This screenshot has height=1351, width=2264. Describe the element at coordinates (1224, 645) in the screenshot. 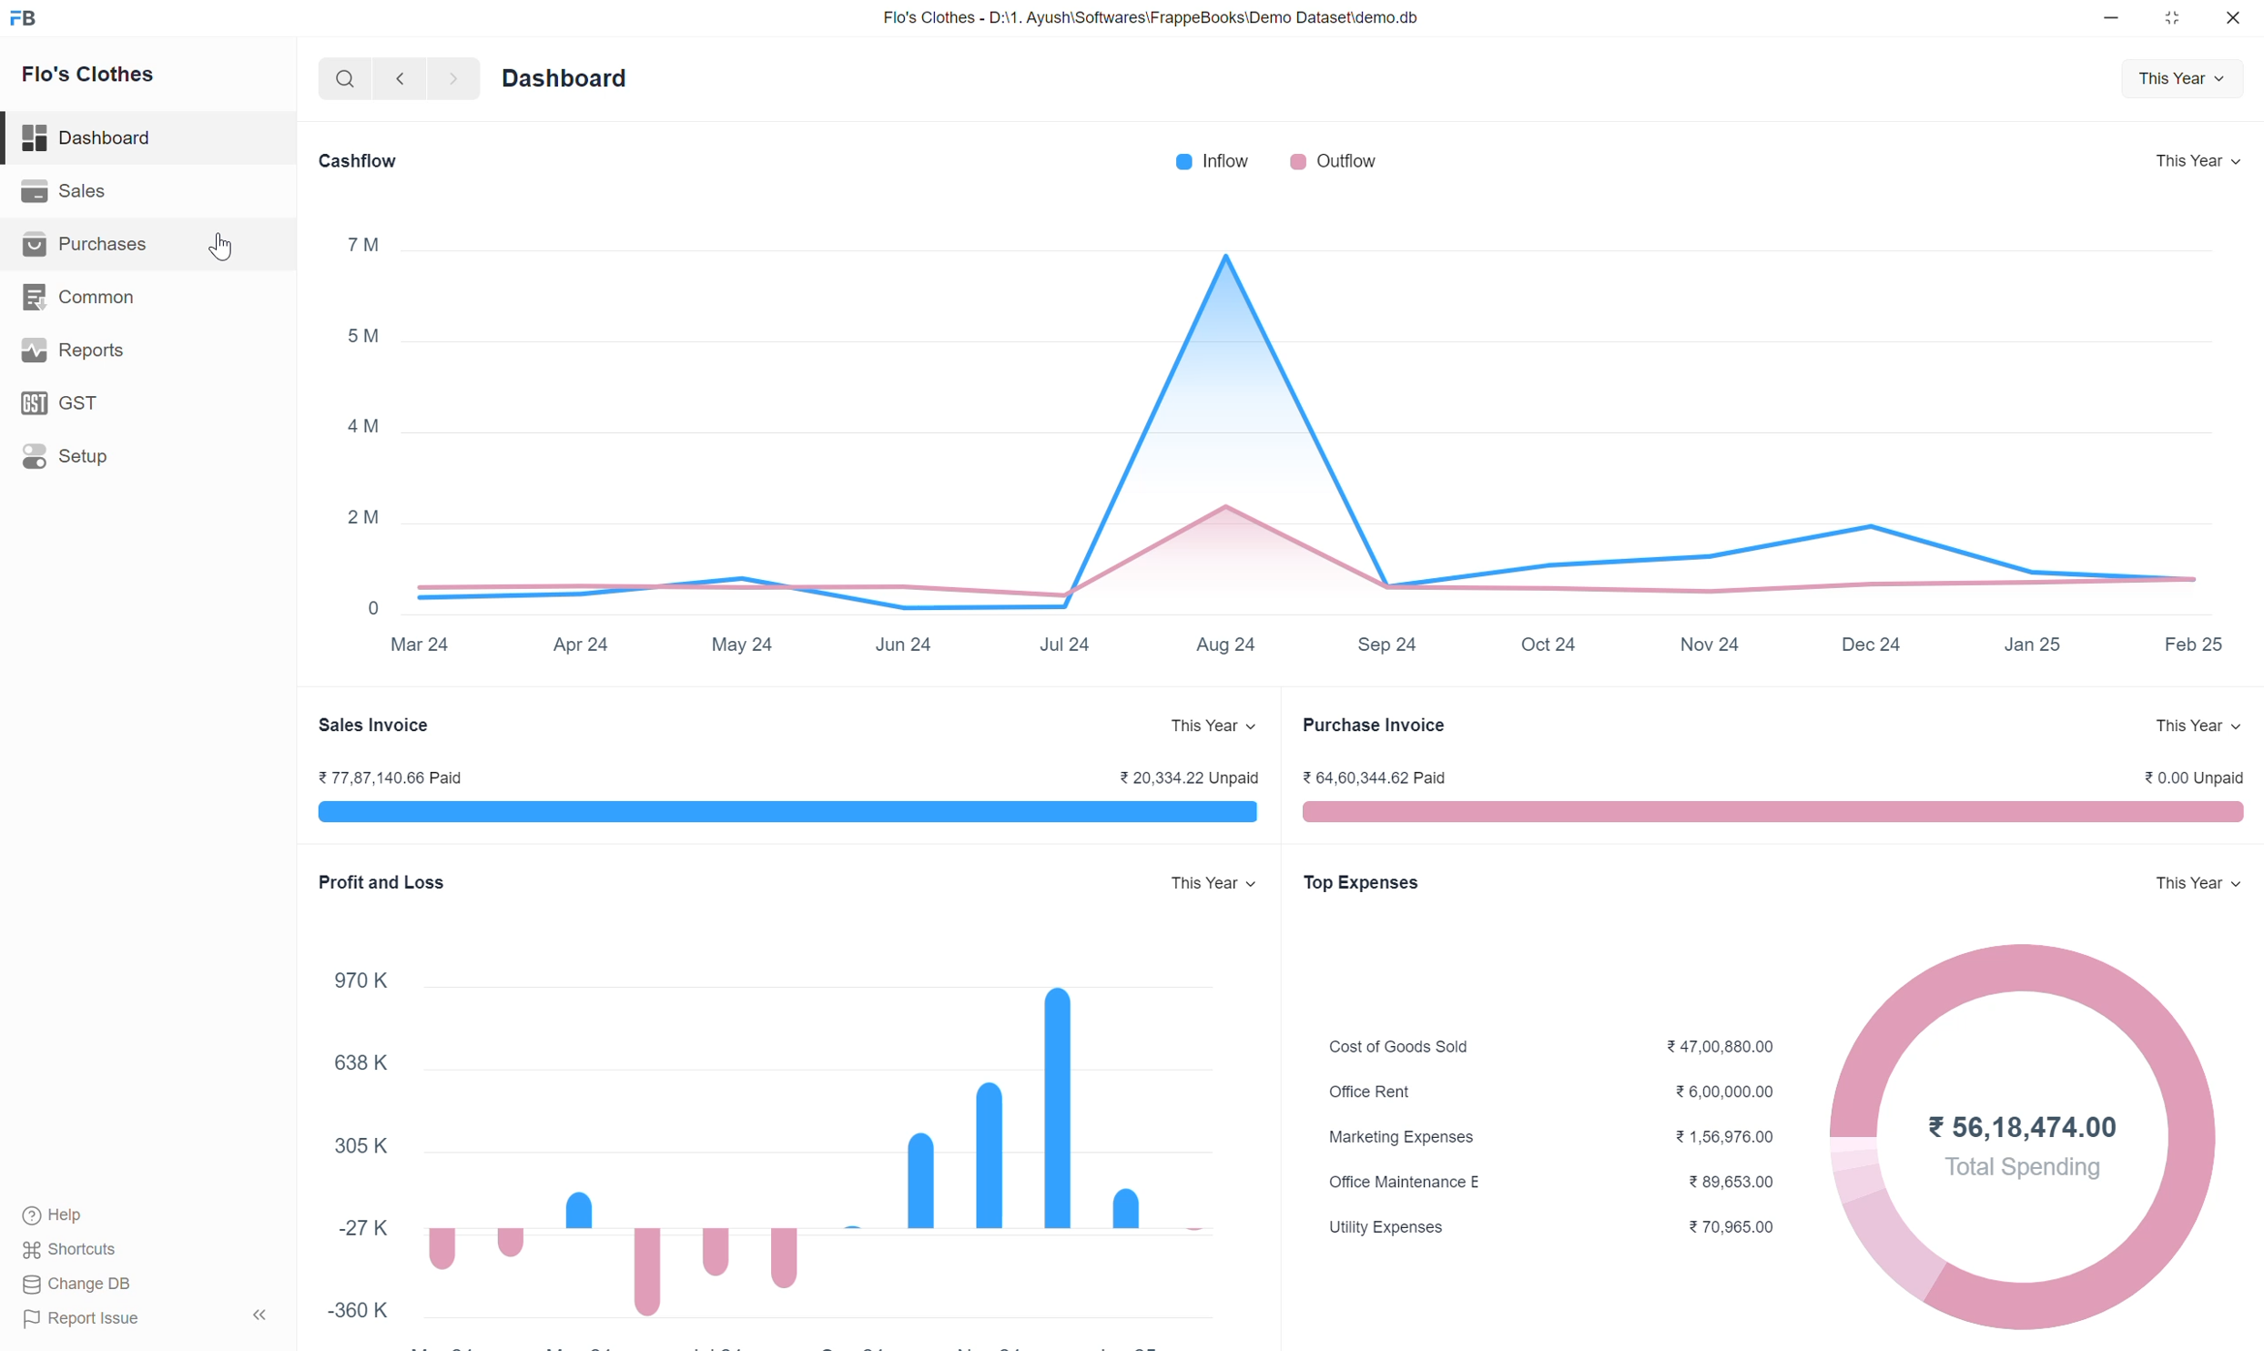

I see `Aug 24` at that location.